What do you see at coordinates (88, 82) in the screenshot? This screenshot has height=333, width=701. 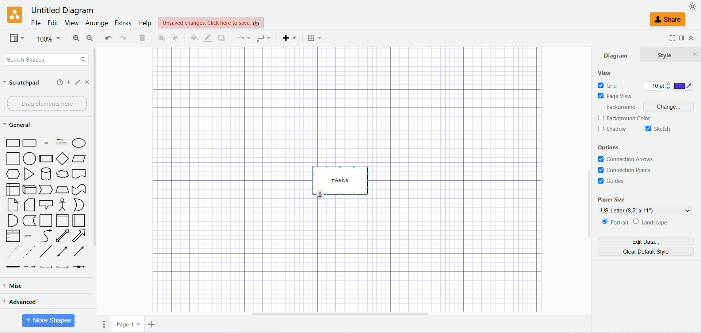 I see `close` at bounding box center [88, 82].